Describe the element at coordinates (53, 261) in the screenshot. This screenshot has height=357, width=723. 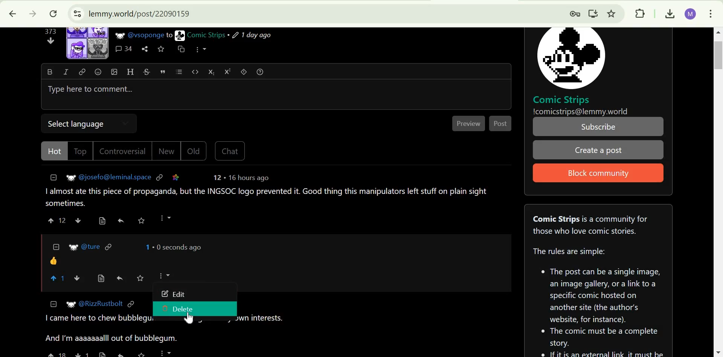
I see `comment` at that location.